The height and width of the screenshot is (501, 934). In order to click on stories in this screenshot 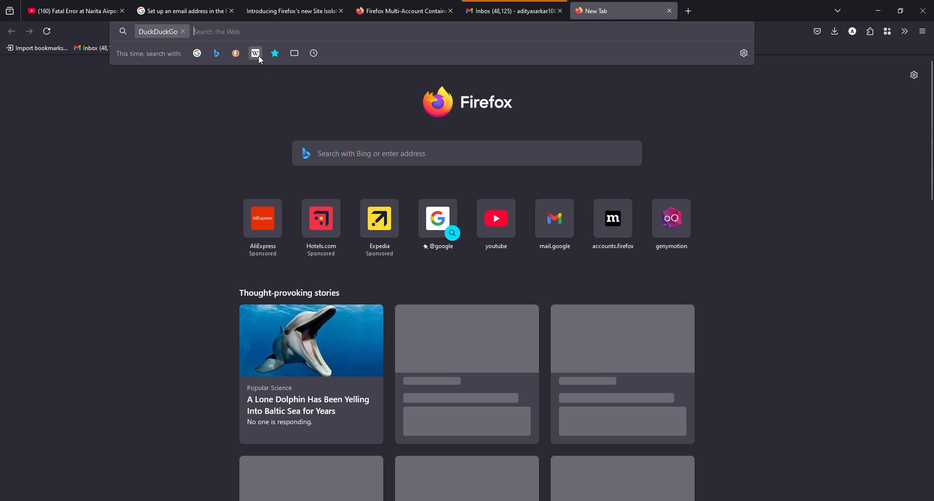, I will do `click(293, 293)`.